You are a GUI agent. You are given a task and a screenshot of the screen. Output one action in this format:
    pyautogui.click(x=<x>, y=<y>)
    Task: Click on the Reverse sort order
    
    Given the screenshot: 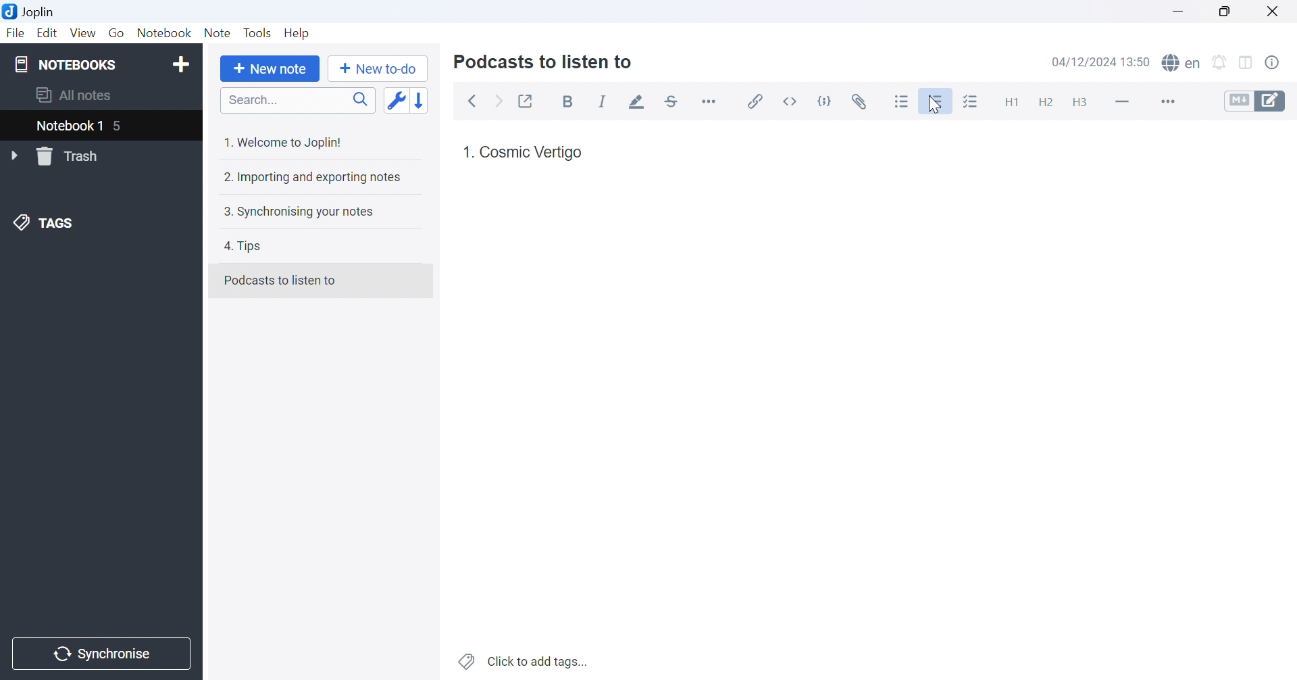 What is the action you would take?
    pyautogui.click(x=421, y=100)
    